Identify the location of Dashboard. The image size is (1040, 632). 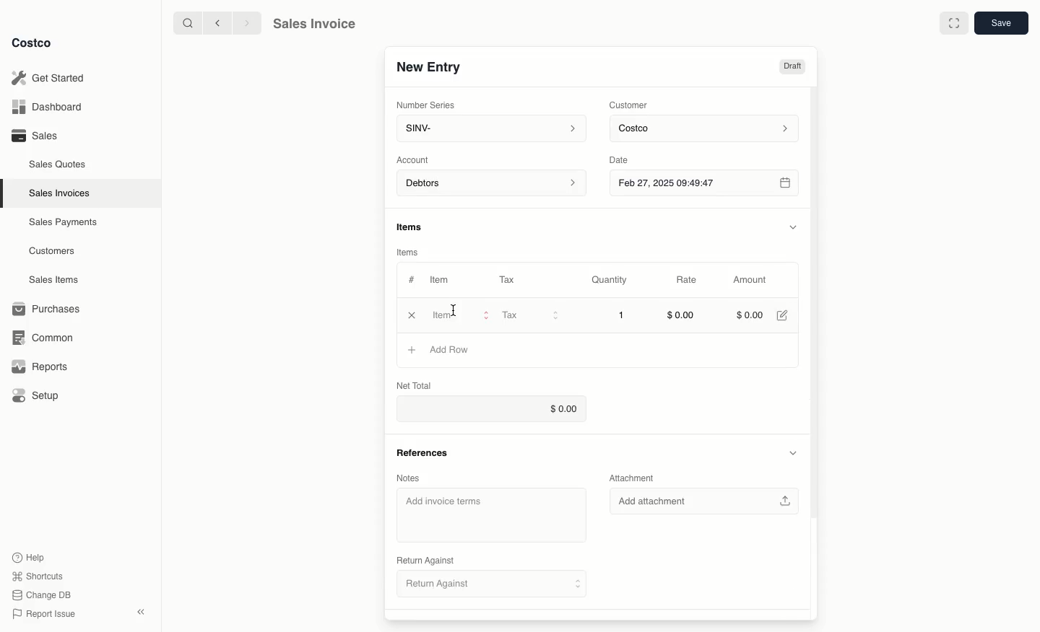
(51, 107).